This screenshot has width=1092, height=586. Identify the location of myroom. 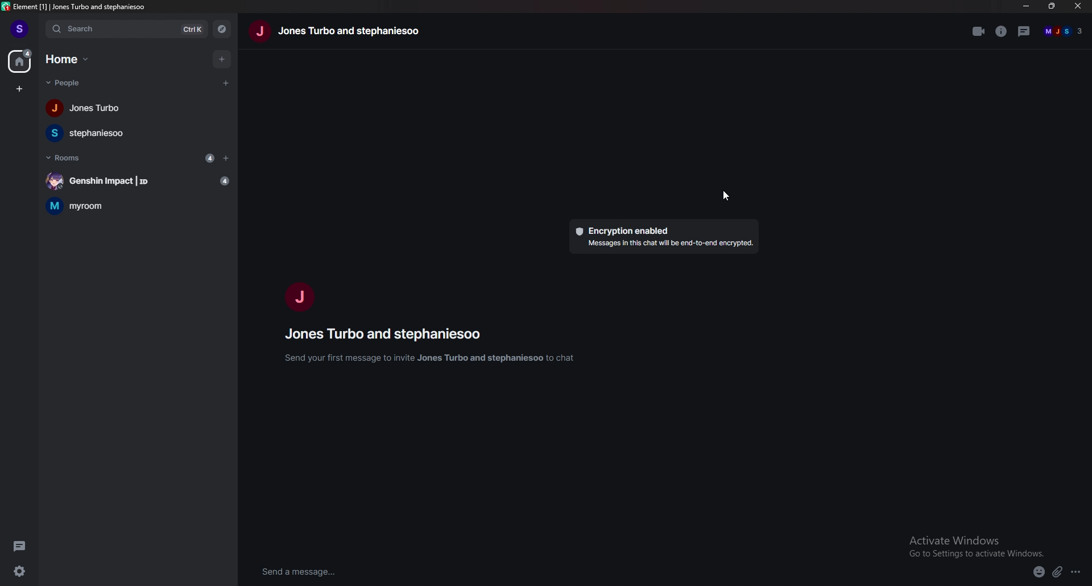
(138, 205).